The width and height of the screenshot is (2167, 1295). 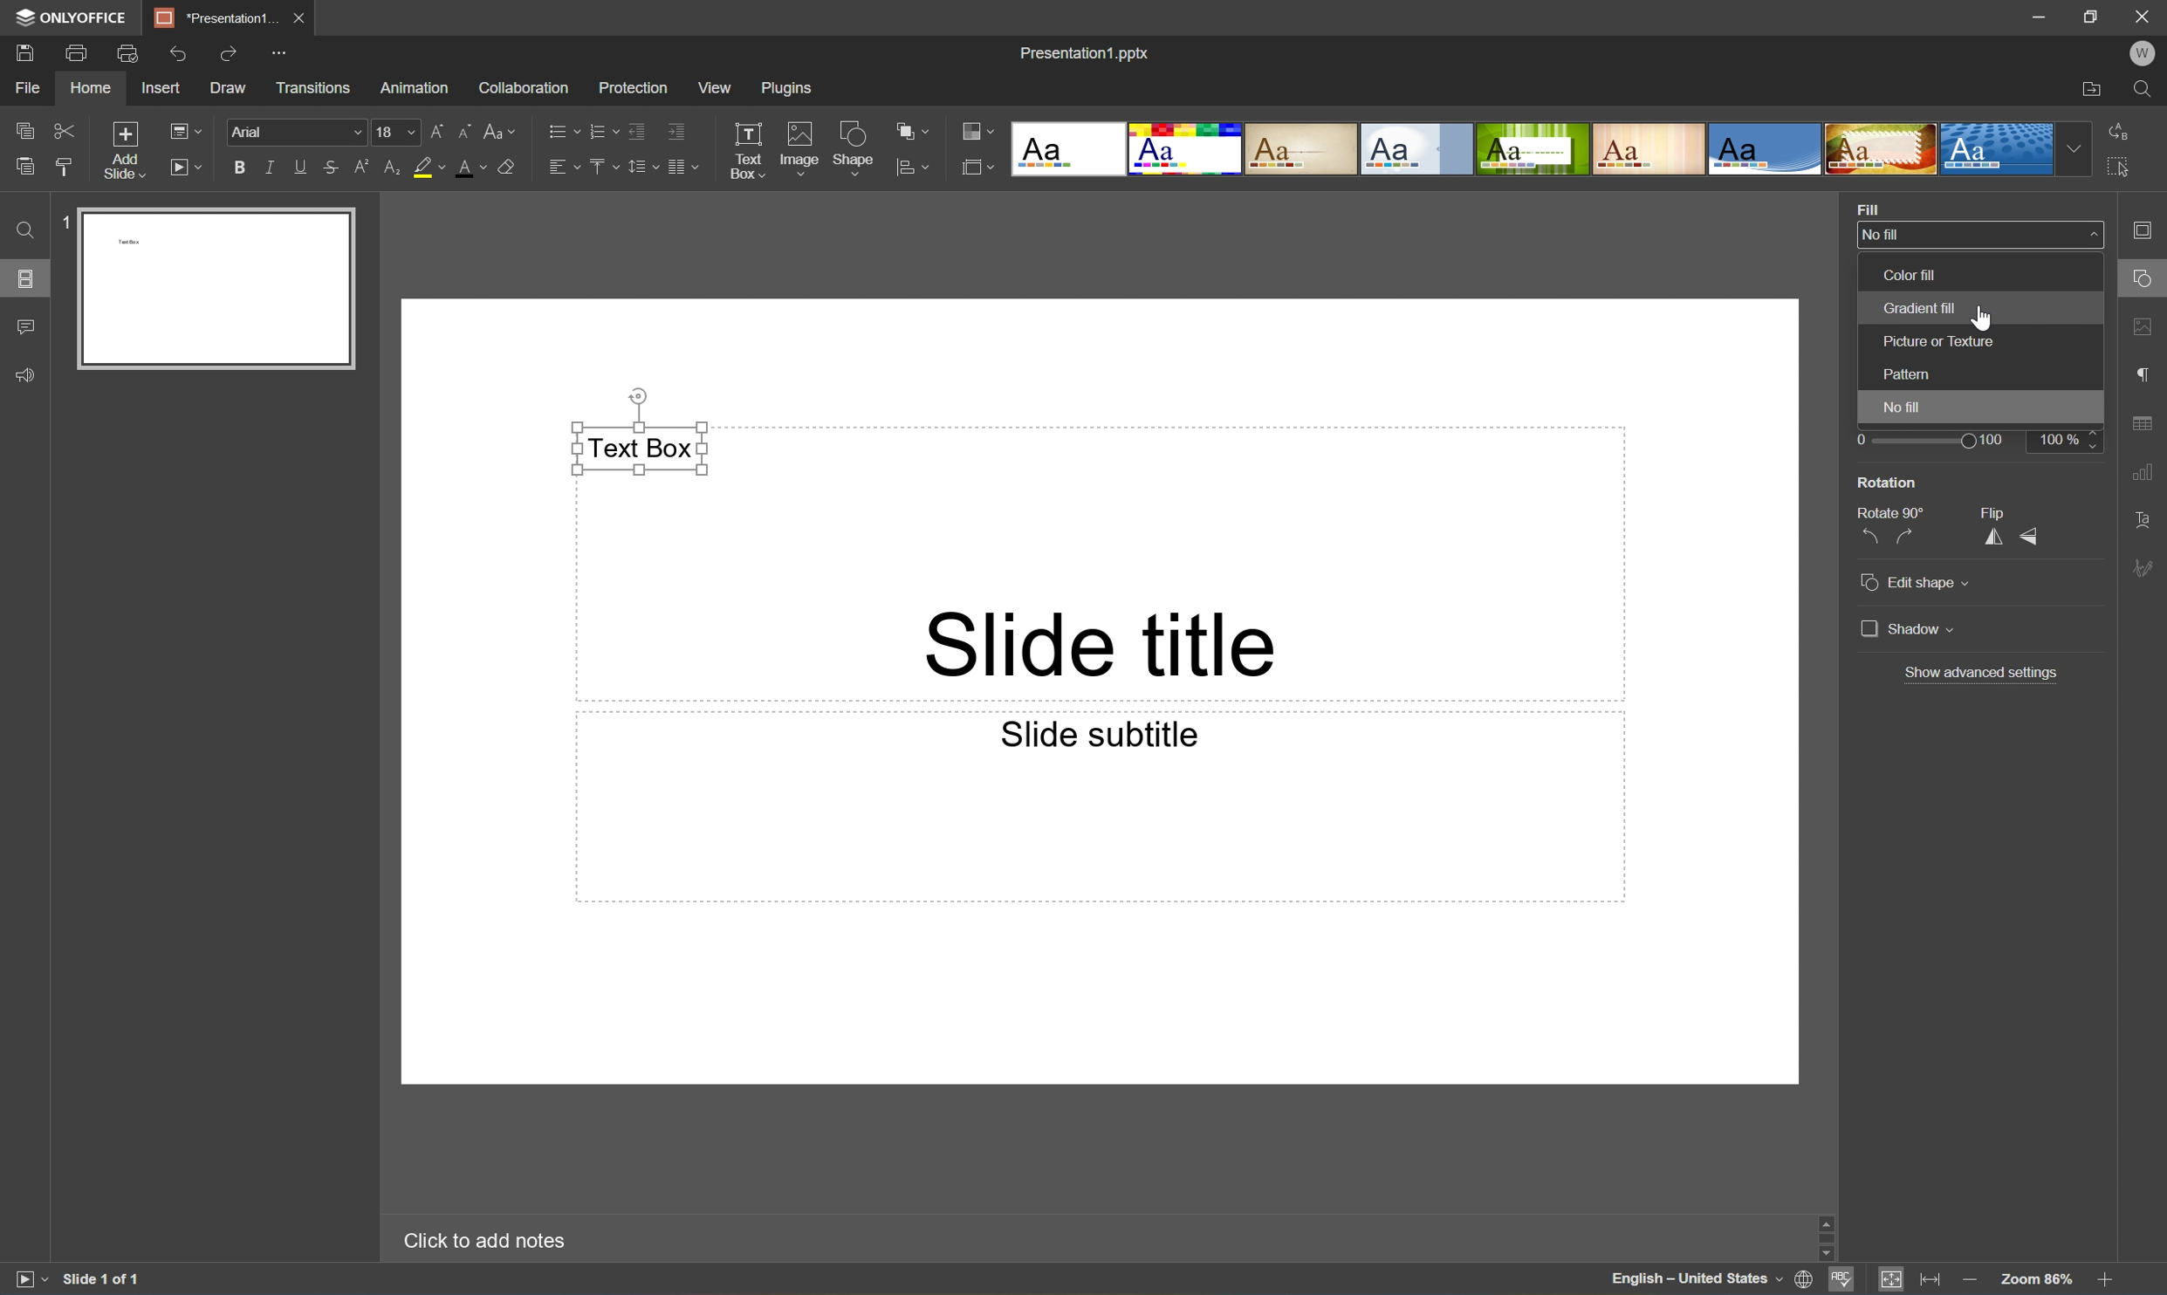 What do you see at coordinates (1897, 409) in the screenshot?
I see `No fill` at bounding box center [1897, 409].